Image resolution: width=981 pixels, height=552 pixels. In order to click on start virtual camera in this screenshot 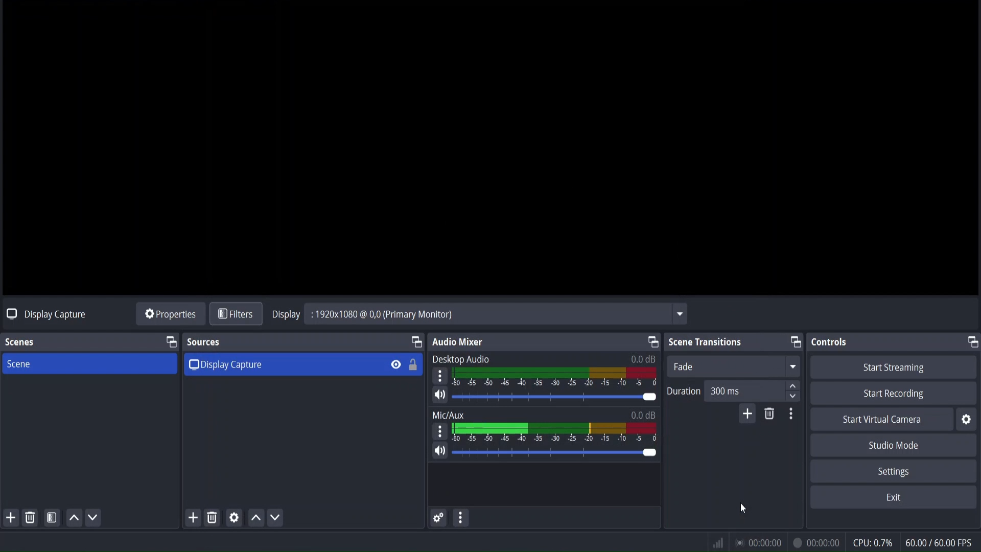, I will do `click(882, 420)`.